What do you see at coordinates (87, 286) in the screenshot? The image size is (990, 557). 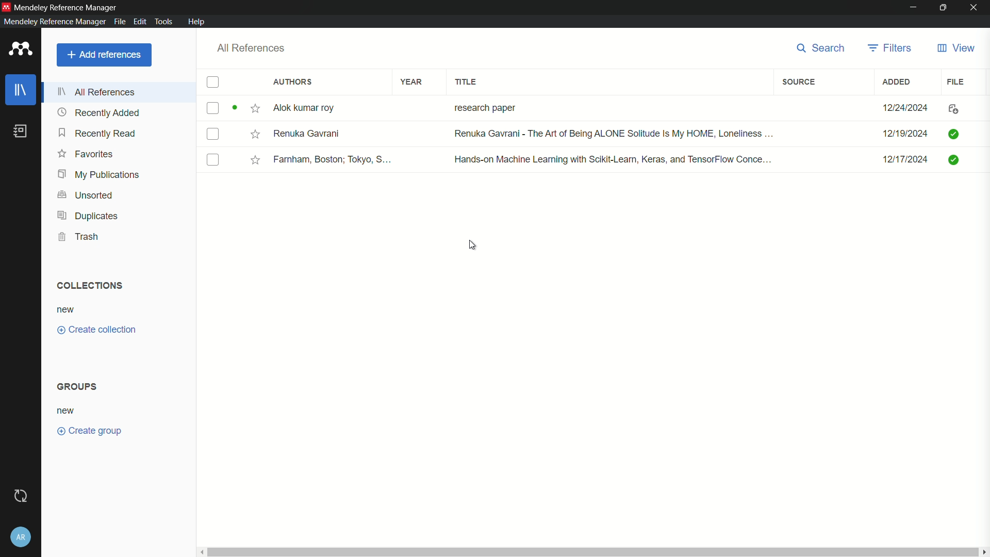 I see `collections` at bounding box center [87, 286].